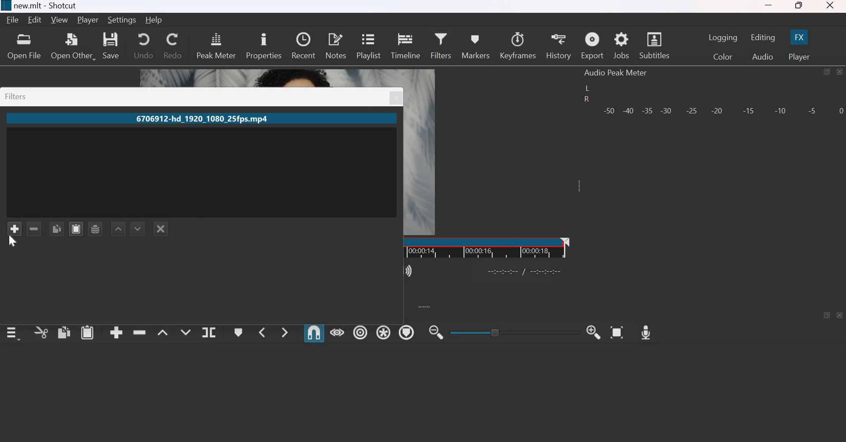  I want to click on timeline menu, so click(15, 333).